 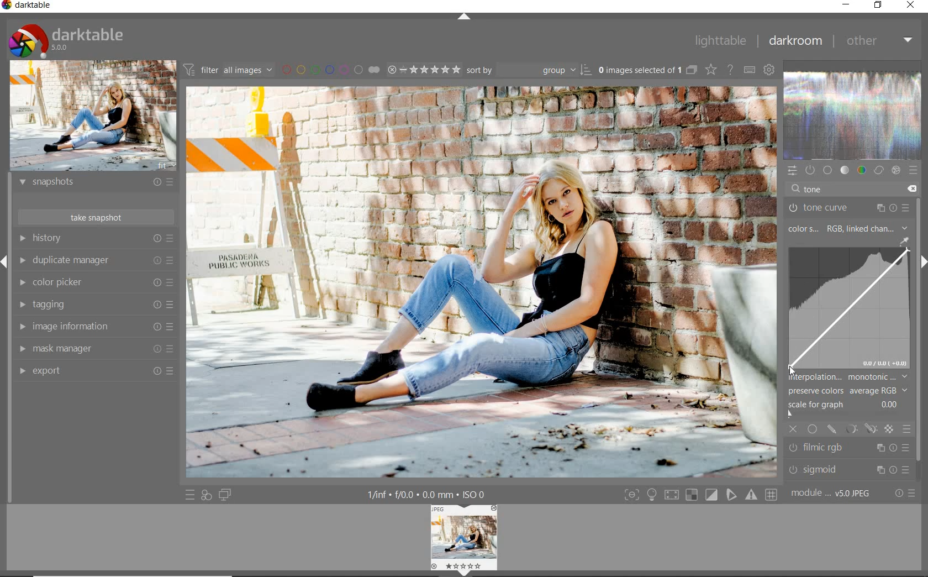 What do you see at coordinates (860, 429) in the screenshot?
I see `mask options` at bounding box center [860, 429].